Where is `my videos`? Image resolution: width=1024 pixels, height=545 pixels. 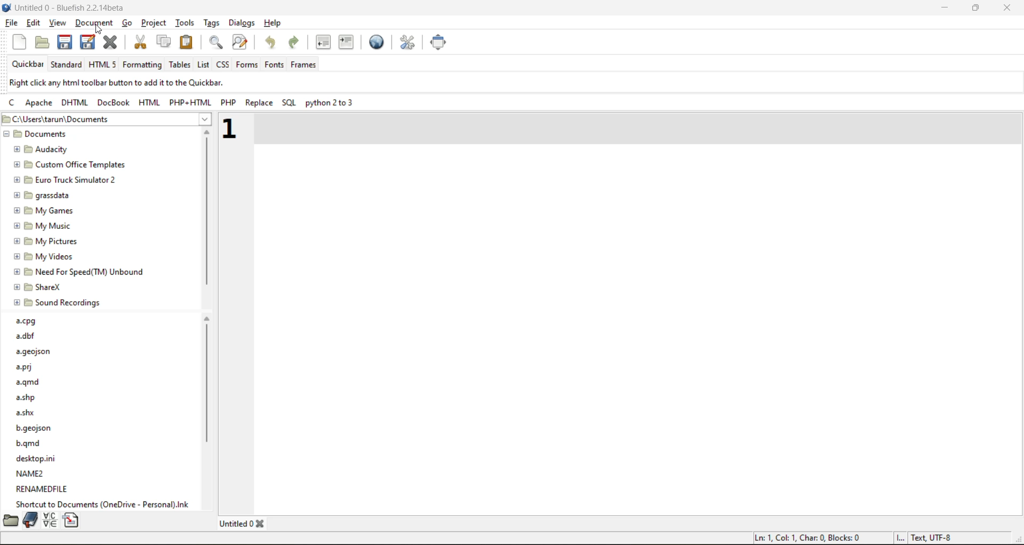
my videos is located at coordinates (45, 257).